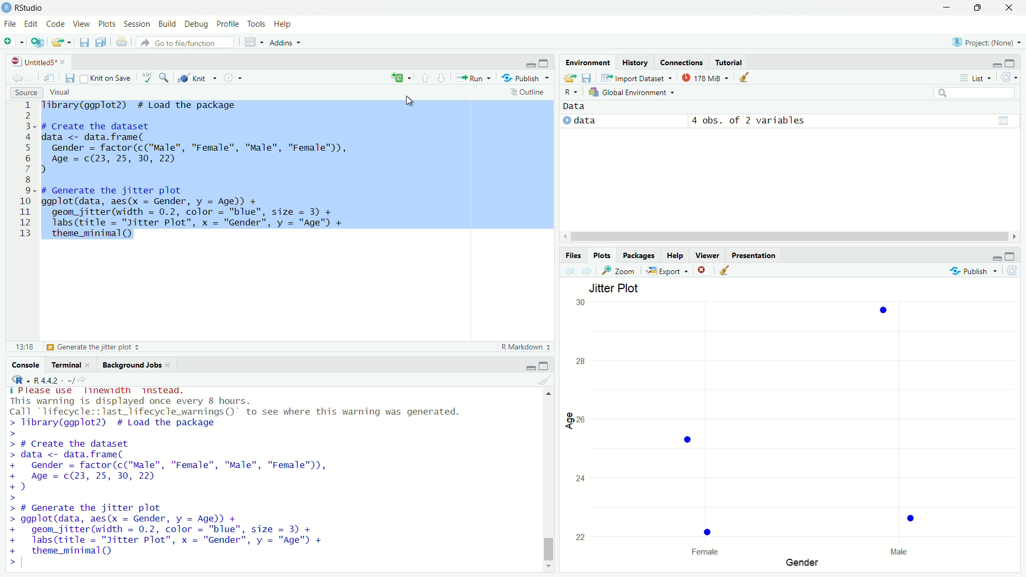  I want to click on create a project, so click(38, 41).